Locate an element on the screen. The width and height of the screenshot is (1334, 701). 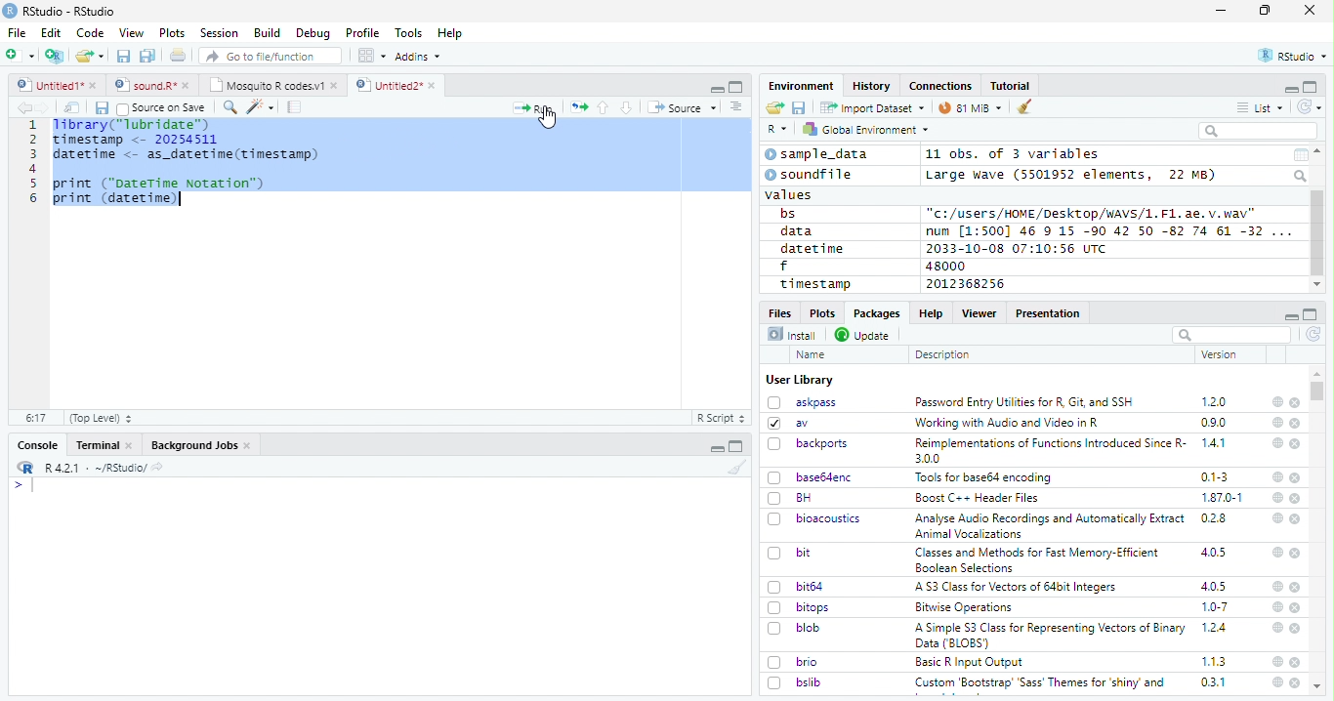
Basic R Input Output is located at coordinates (972, 662).